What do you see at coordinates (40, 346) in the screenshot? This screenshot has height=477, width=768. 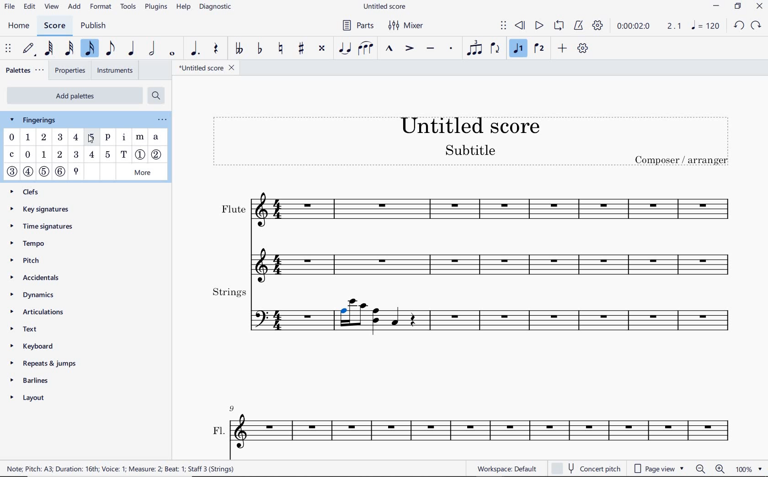 I see `keyboard` at bounding box center [40, 346].